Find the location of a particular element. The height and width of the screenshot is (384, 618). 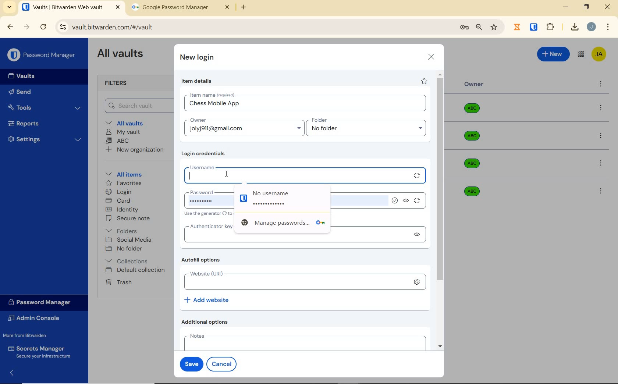

close is located at coordinates (431, 57).